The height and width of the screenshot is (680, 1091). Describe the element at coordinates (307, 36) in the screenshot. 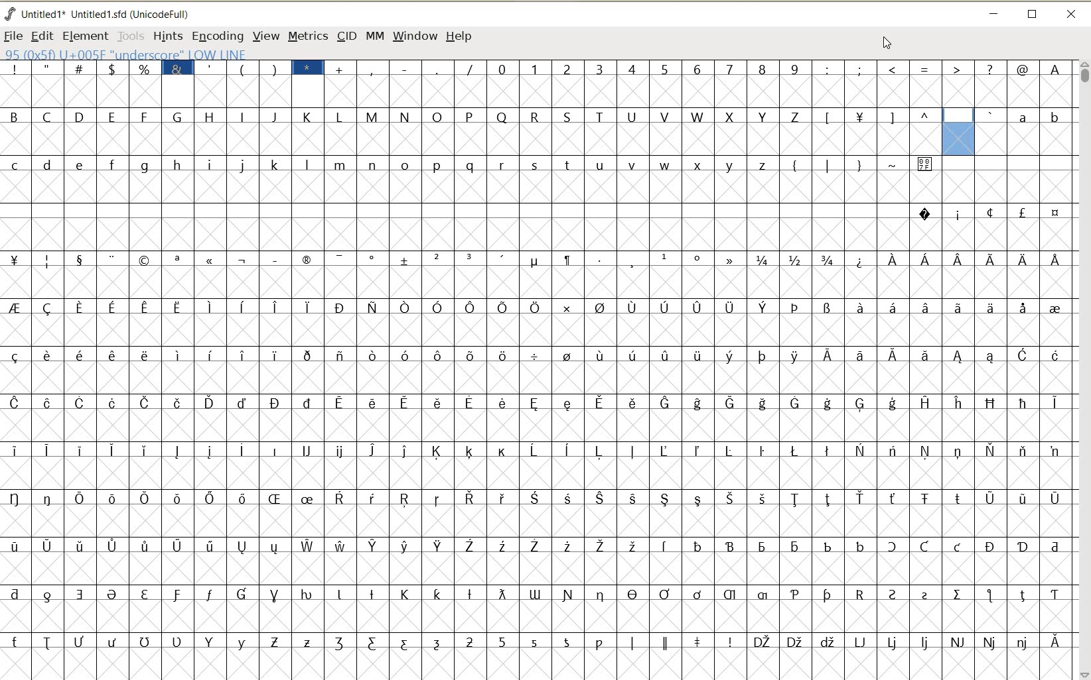

I see `METRICS` at that location.